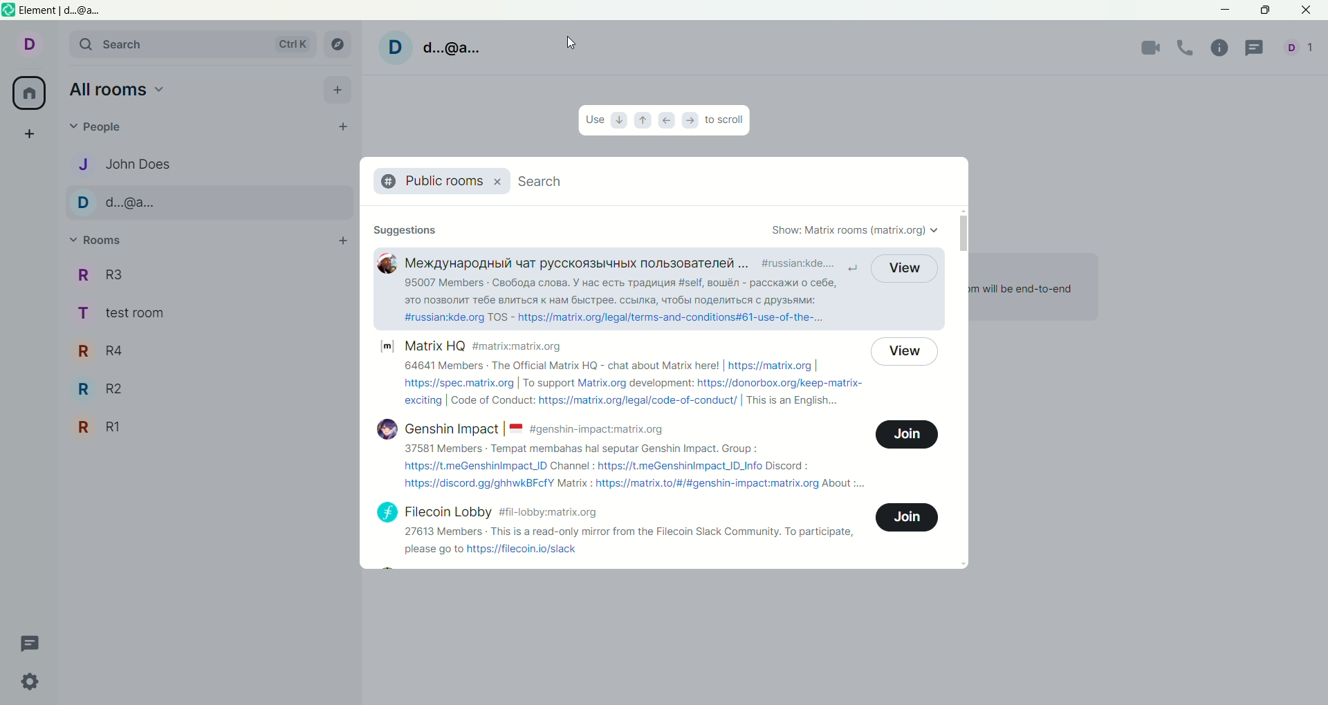 Image resolution: width=1328 pixels, height=705 pixels. Describe the element at coordinates (483, 346) in the screenshot. I see `Matrix HQ #matrix:matrix.org` at that location.